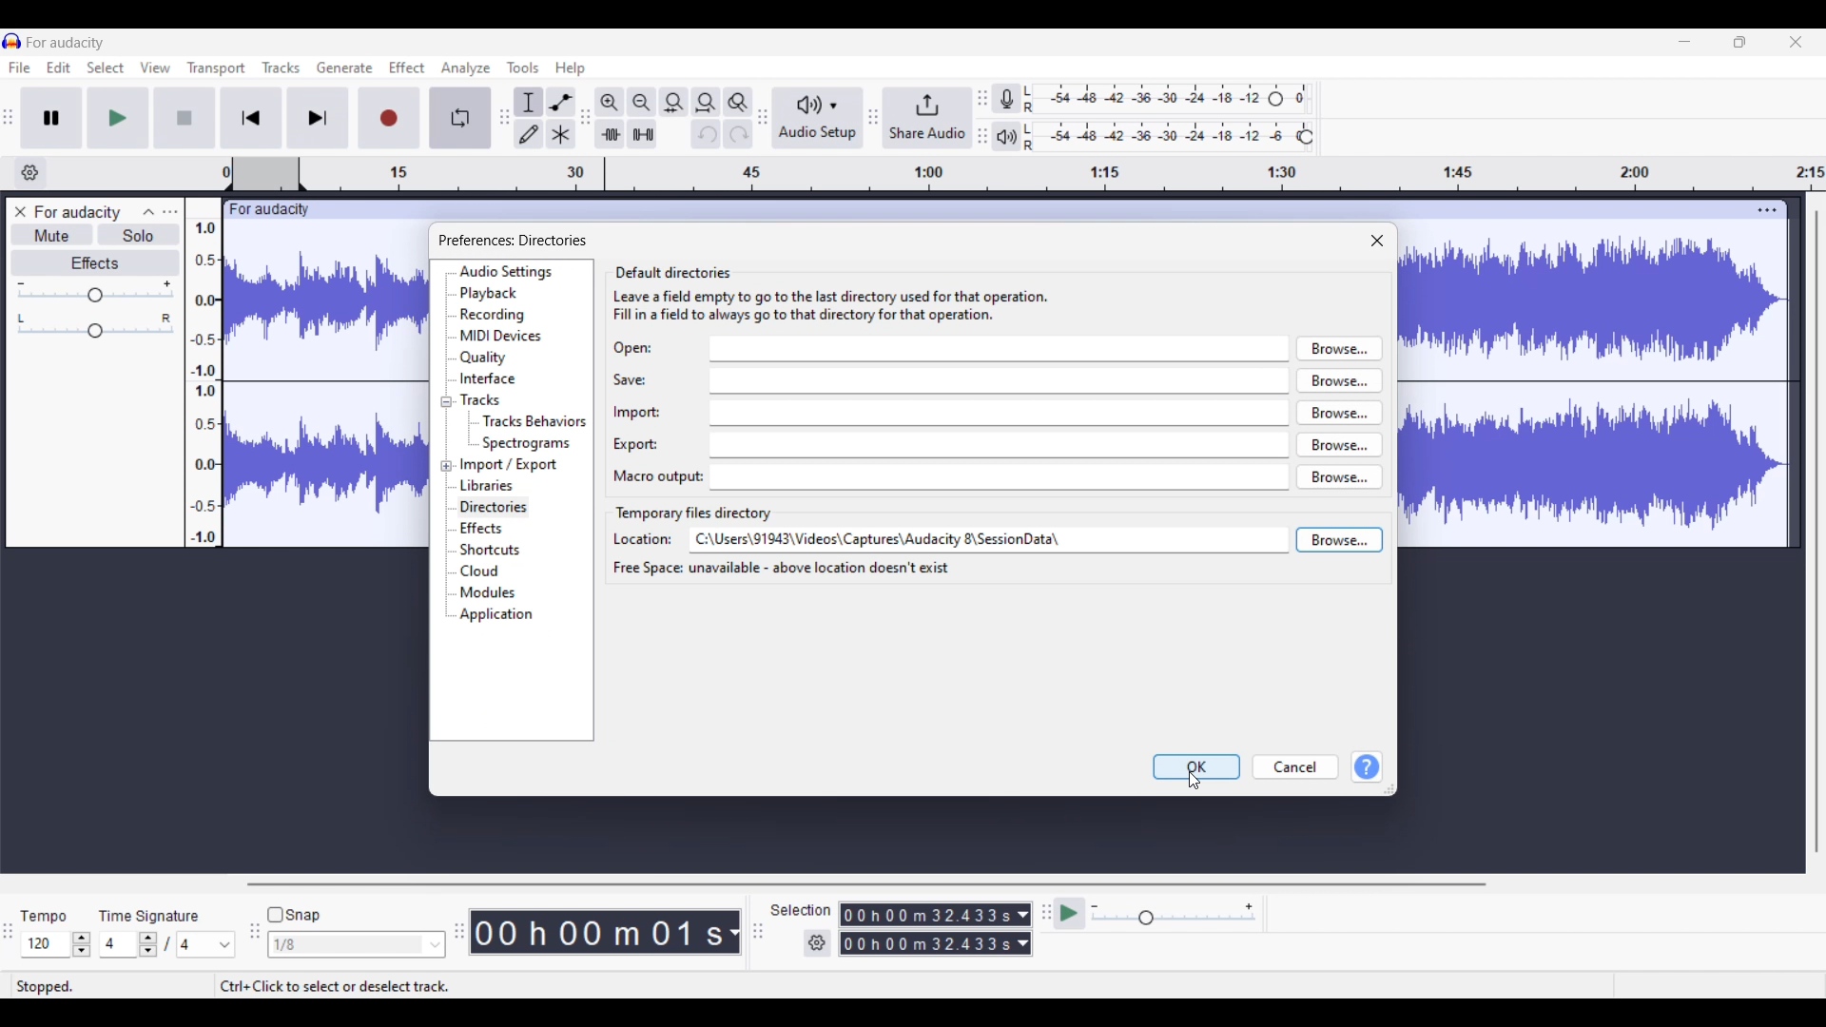 This screenshot has width=1826, height=1027. I want to click on Settings, so click(818, 943).